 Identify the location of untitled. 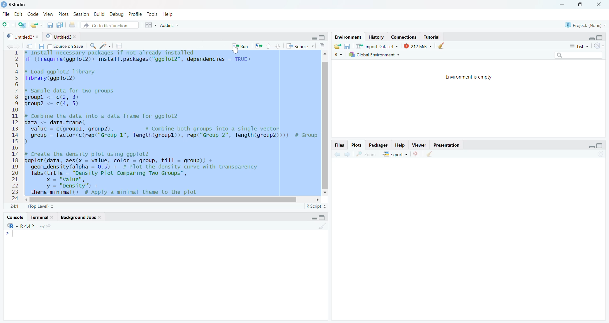
(61, 37).